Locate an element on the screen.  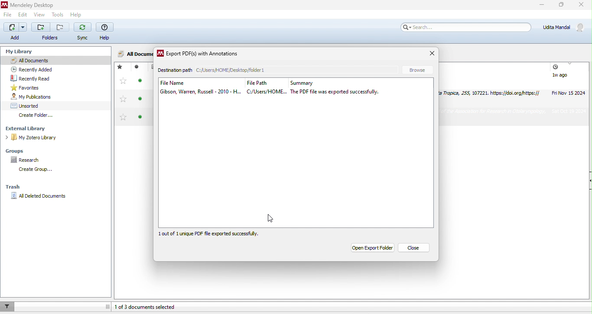
view is located at coordinates (41, 14).